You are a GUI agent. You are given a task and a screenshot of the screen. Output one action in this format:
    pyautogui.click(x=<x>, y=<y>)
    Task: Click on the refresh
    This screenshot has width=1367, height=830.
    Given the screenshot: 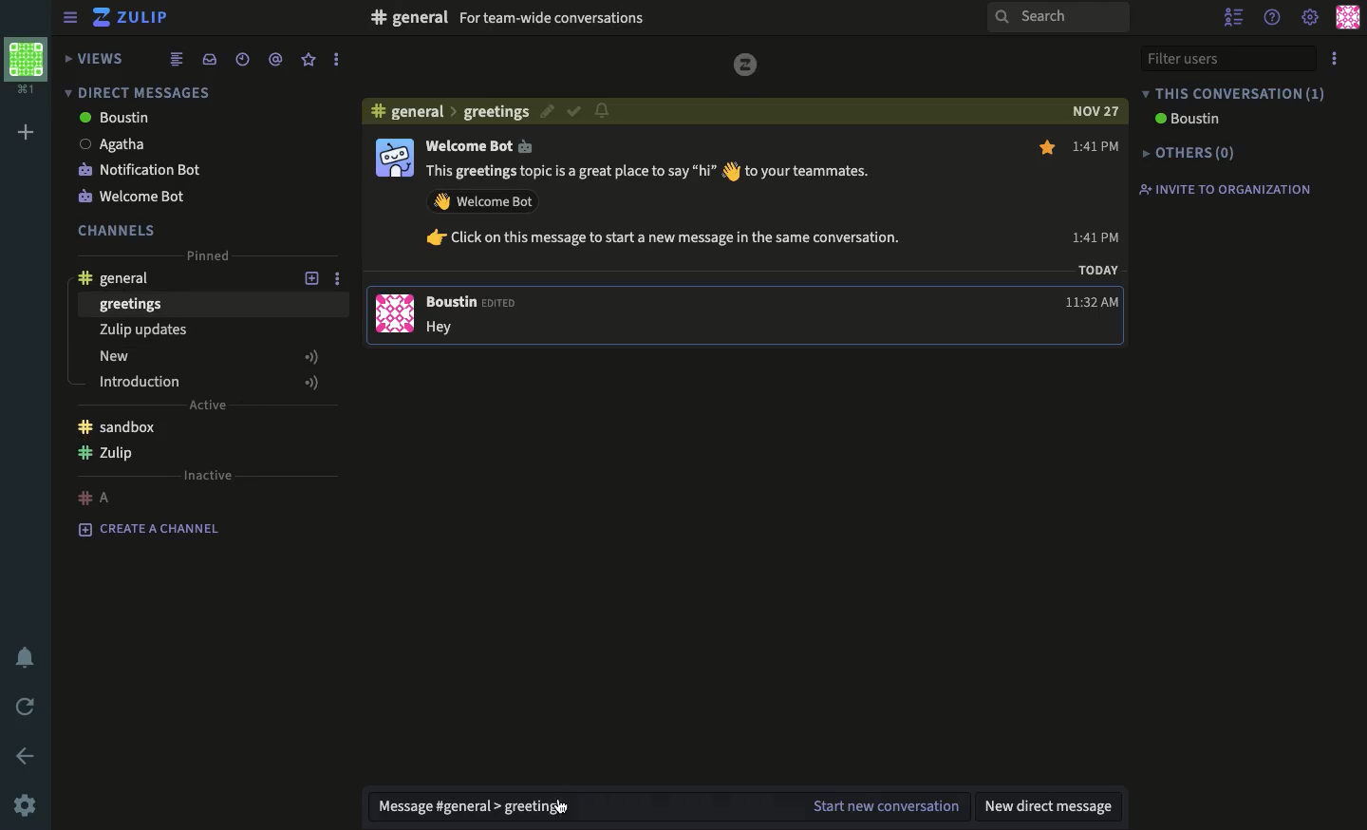 What is the action you would take?
    pyautogui.click(x=28, y=707)
    